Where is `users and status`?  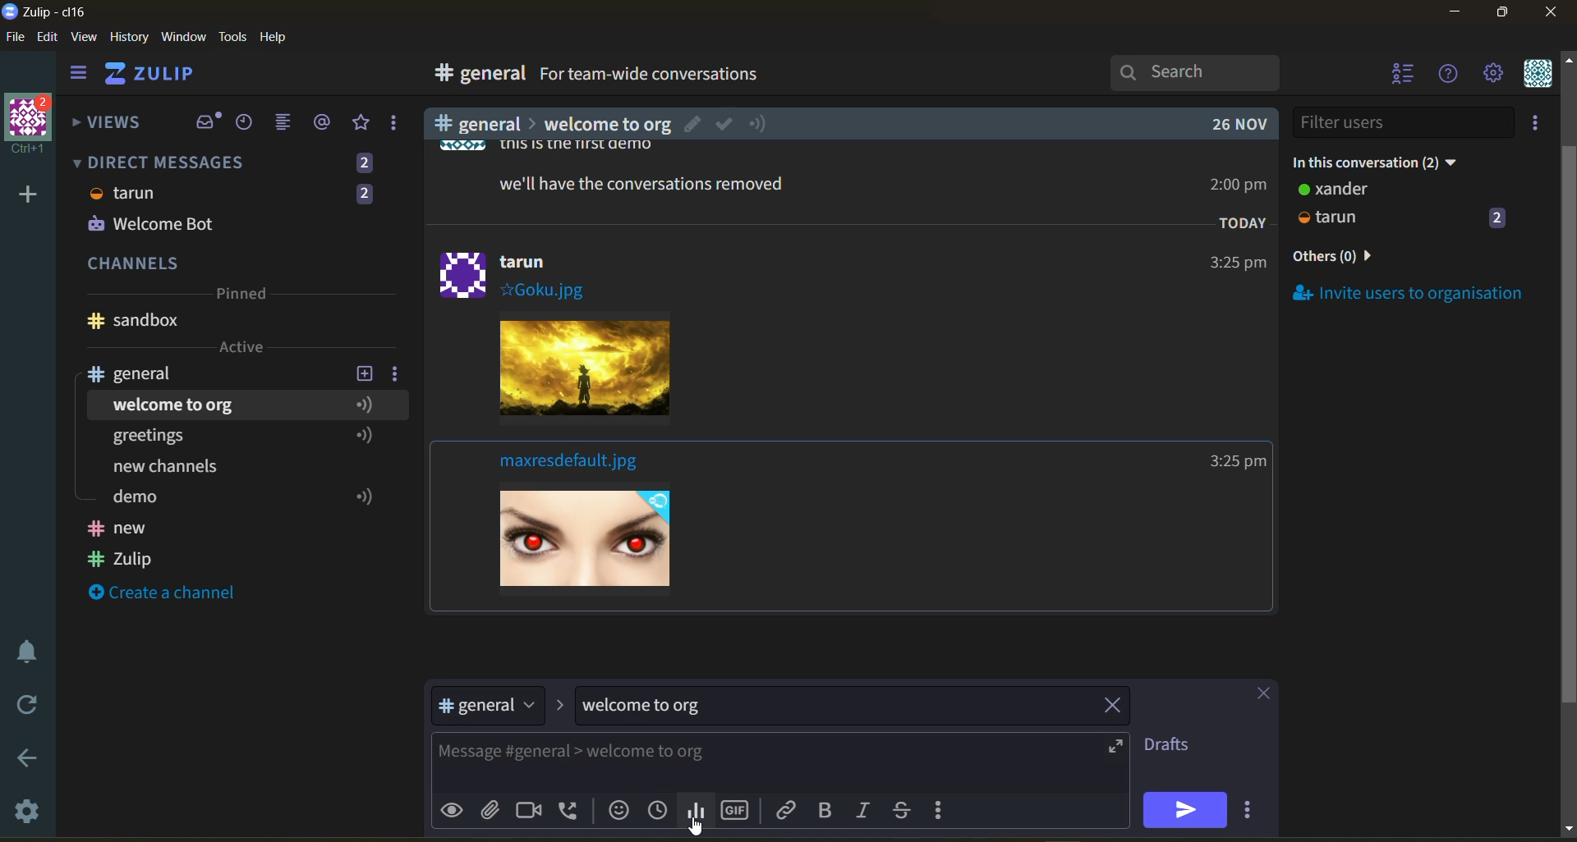 users and status is located at coordinates (1404, 207).